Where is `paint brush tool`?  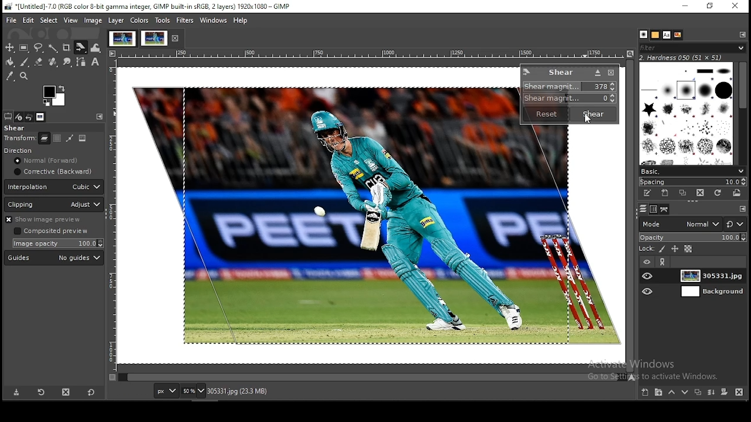 paint brush tool is located at coordinates (26, 63).